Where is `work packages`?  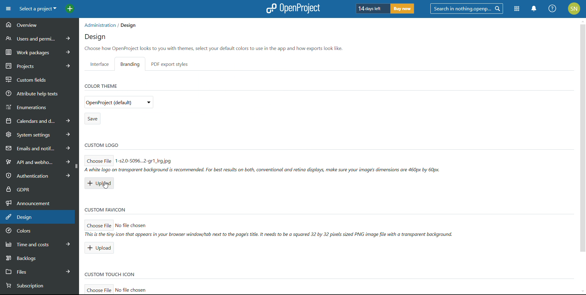 work packages is located at coordinates (40, 51).